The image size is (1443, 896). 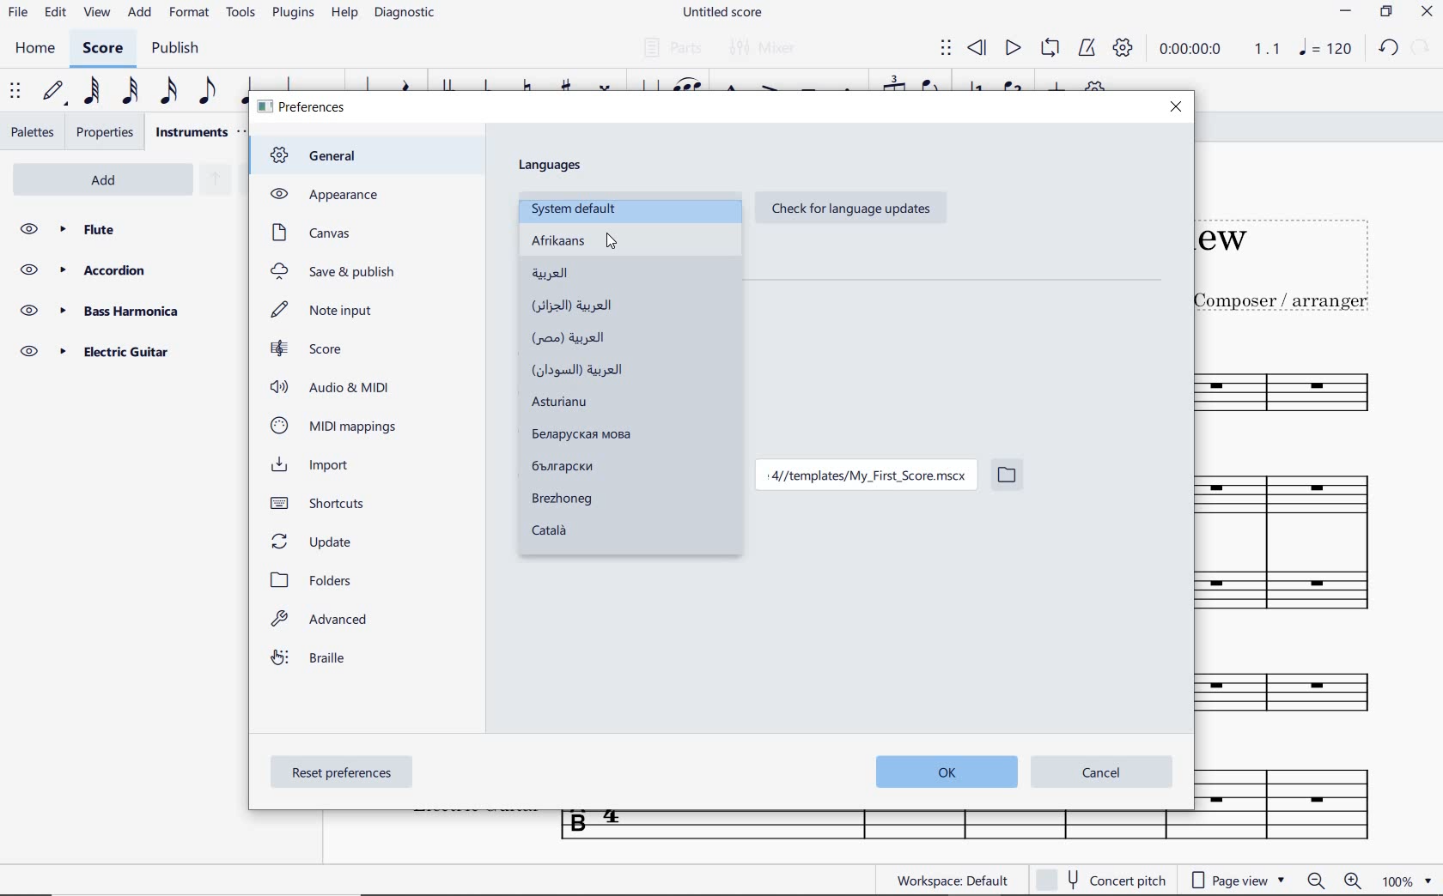 What do you see at coordinates (211, 181) in the screenshot?
I see `MOVE SELECTED STAVES UP` at bounding box center [211, 181].